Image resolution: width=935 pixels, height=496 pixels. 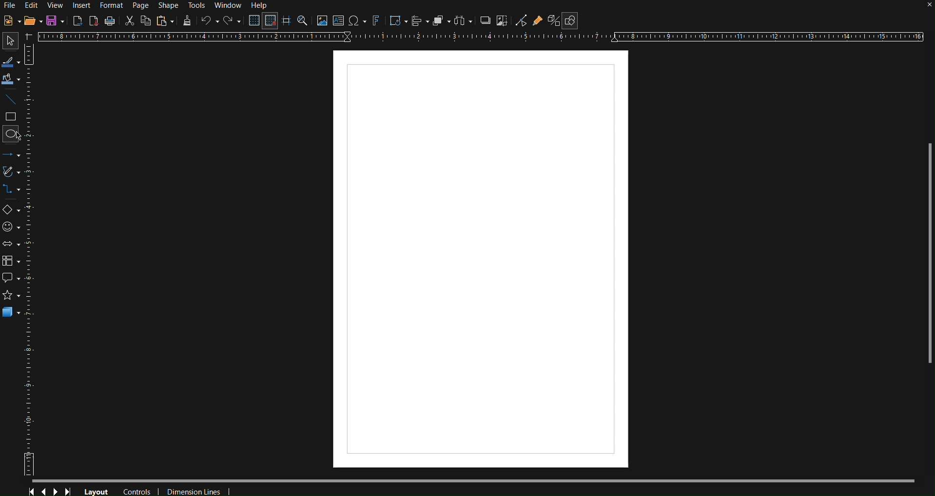 I want to click on Vertical Ruler, so click(x=34, y=262).